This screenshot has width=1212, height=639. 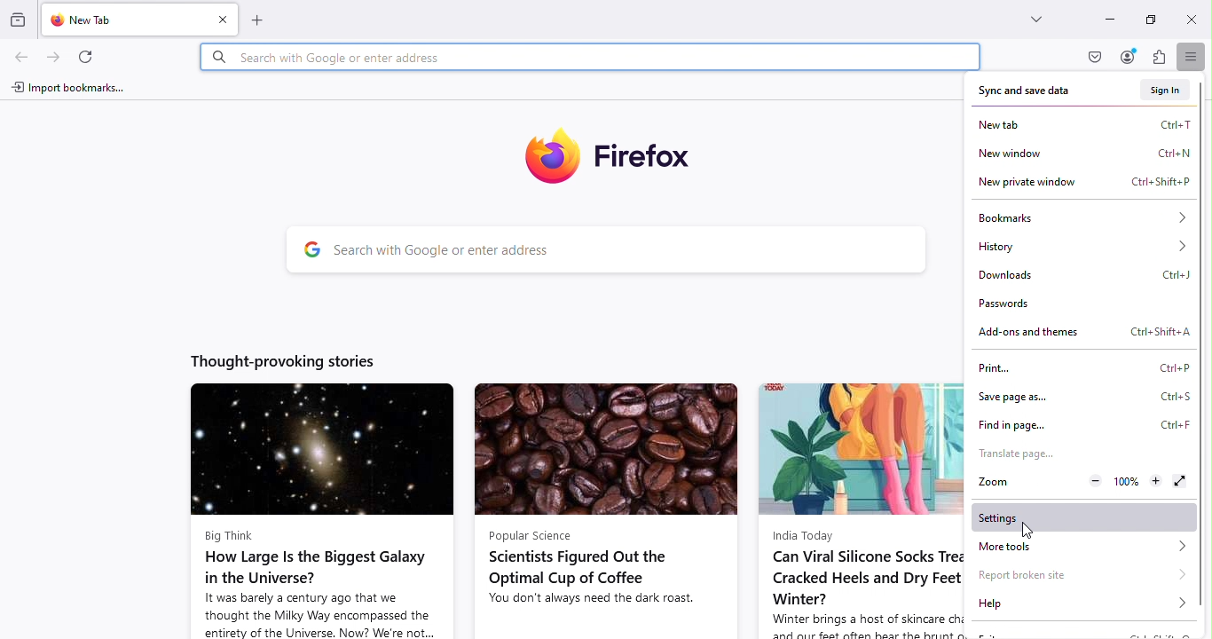 What do you see at coordinates (114, 20) in the screenshot?
I see `New tab` at bounding box center [114, 20].